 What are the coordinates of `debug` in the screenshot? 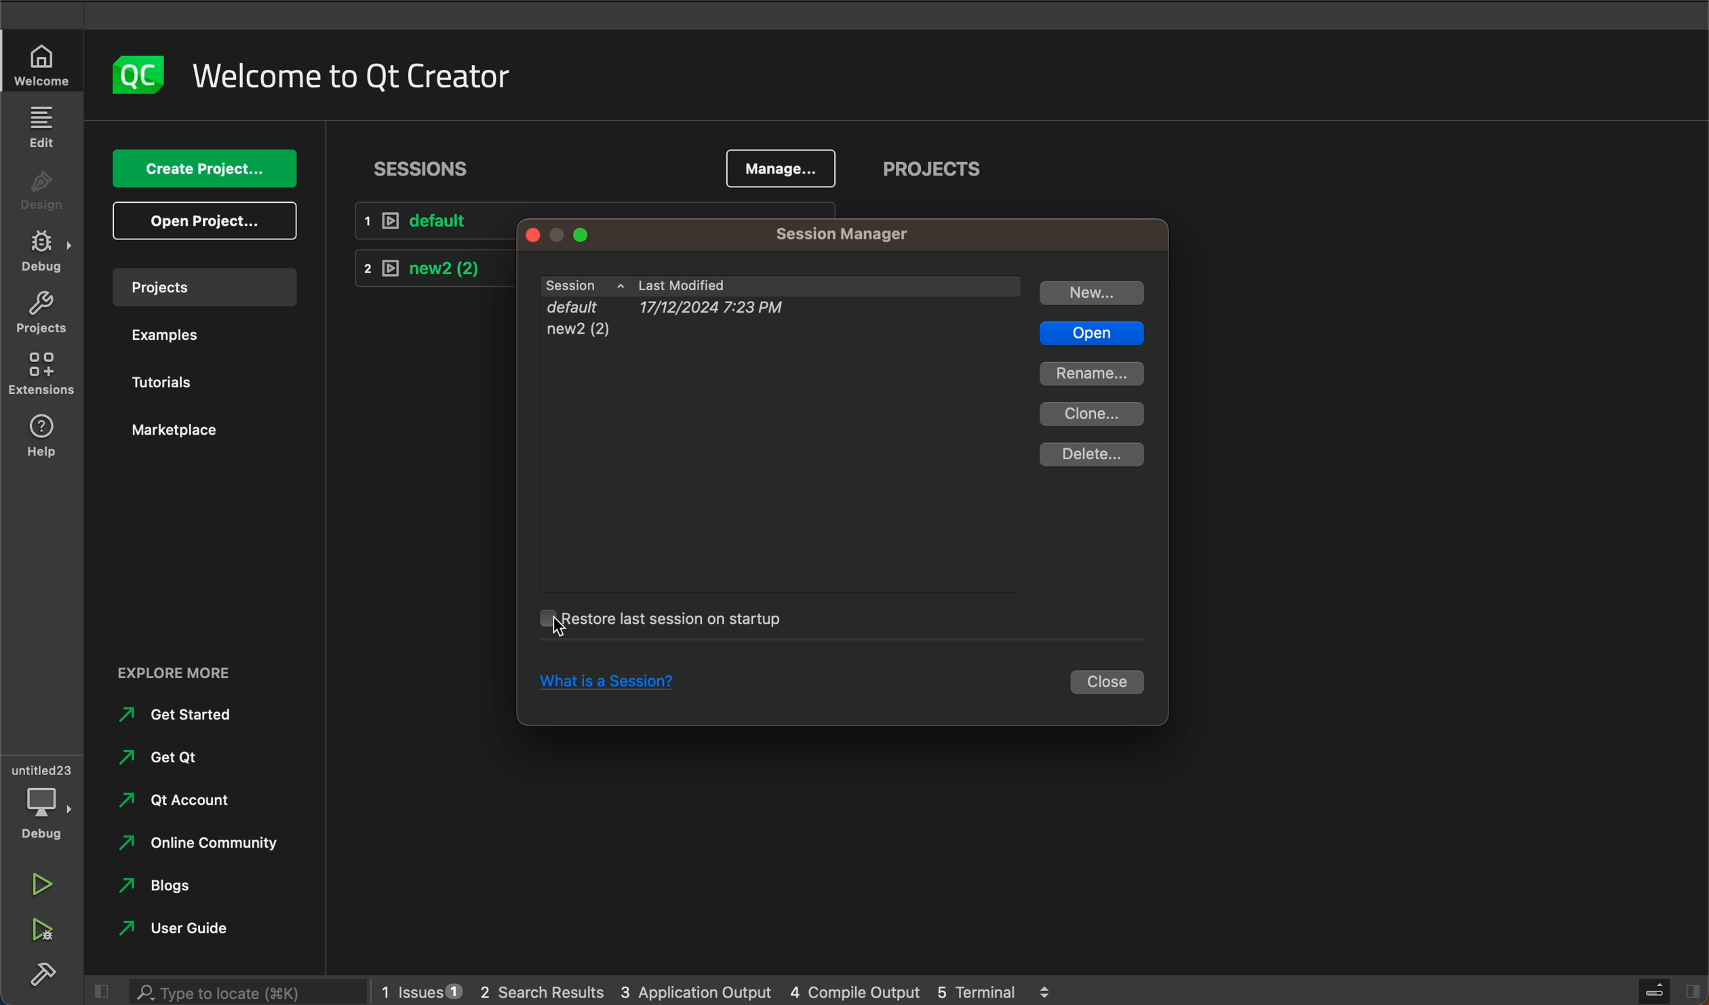 It's located at (44, 250).